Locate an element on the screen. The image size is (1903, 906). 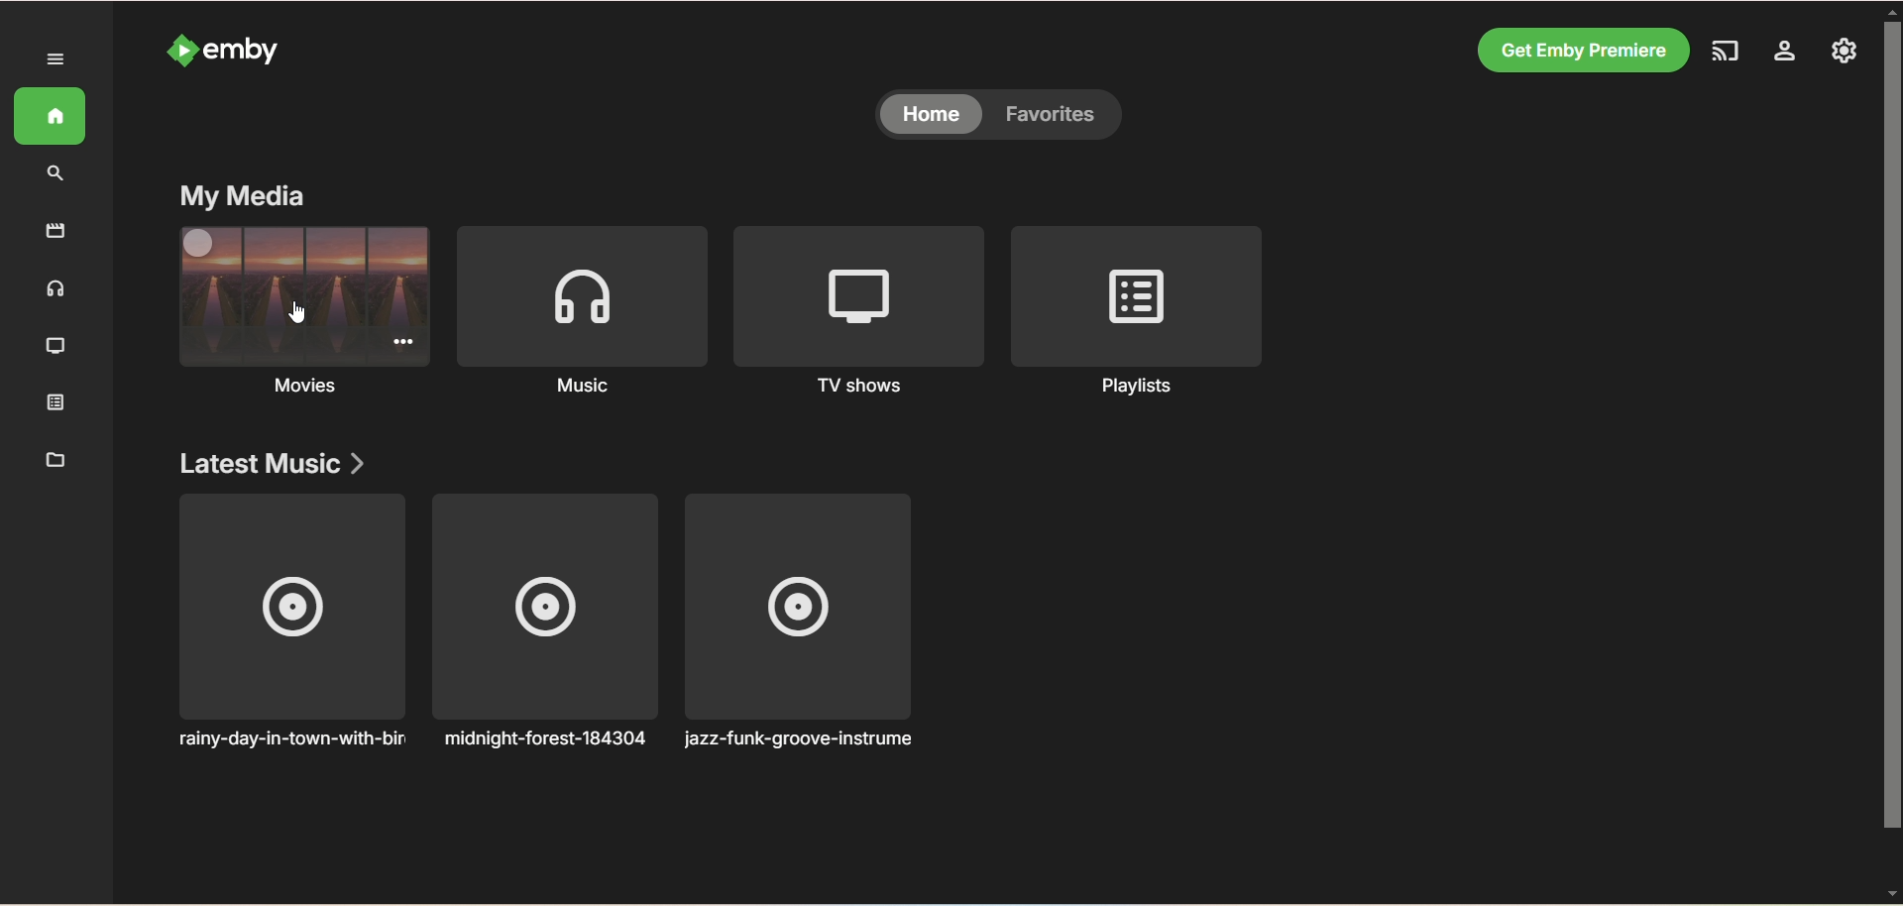
favorites is located at coordinates (1062, 117).